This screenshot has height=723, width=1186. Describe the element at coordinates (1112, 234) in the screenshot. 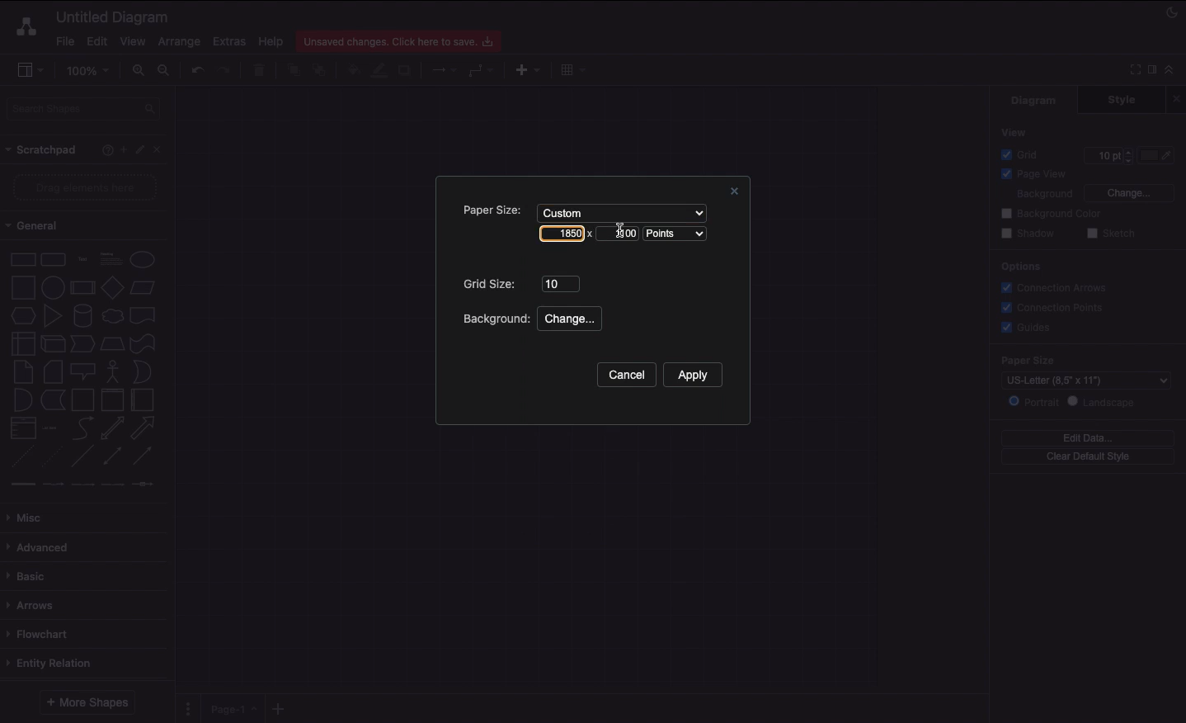

I see `Sketch ` at that location.